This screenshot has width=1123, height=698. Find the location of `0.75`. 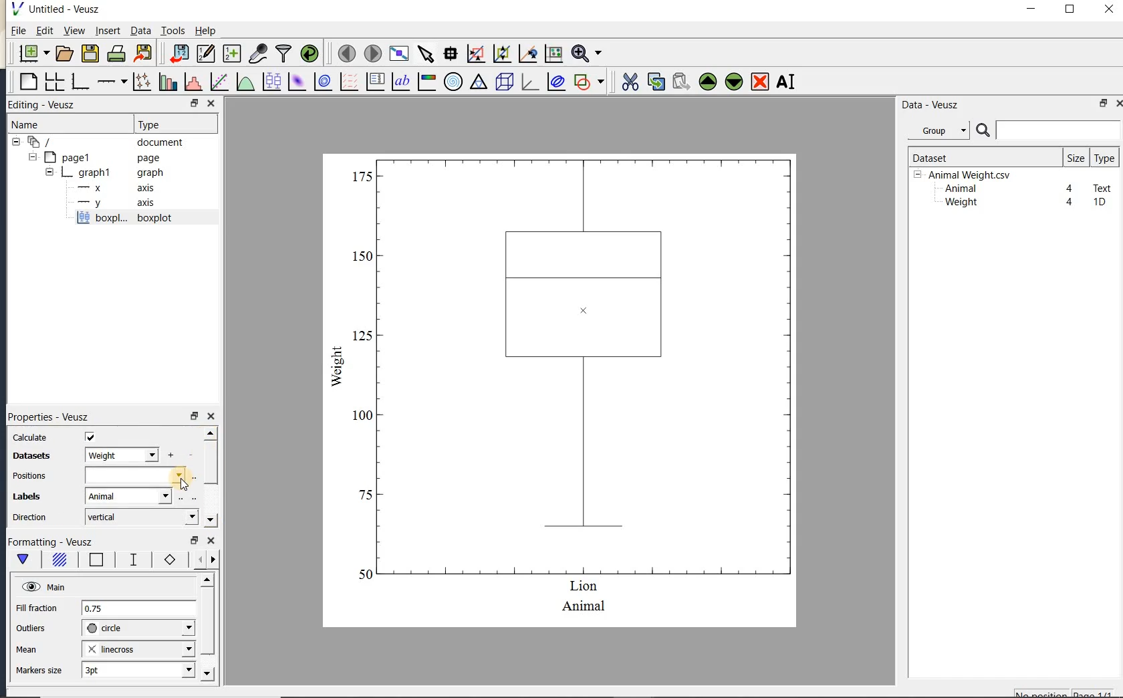

0.75 is located at coordinates (138, 609).